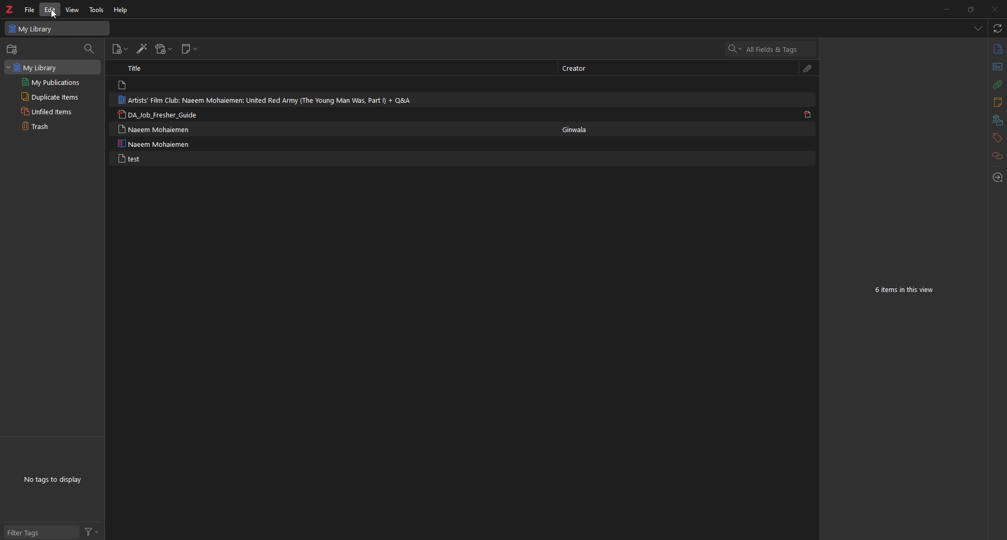 This screenshot has height=540, width=1007. What do you see at coordinates (97, 9) in the screenshot?
I see `tools` at bounding box center [97, 9].